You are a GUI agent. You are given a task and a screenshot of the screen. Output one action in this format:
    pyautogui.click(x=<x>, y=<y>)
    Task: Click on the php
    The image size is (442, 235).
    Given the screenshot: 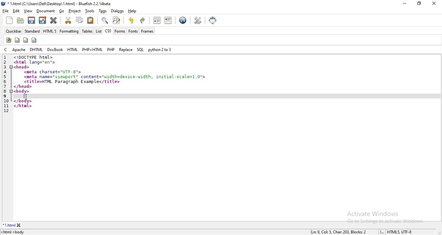 What is the action you would take?
    pyautogui.click(x=111, y=49)
    